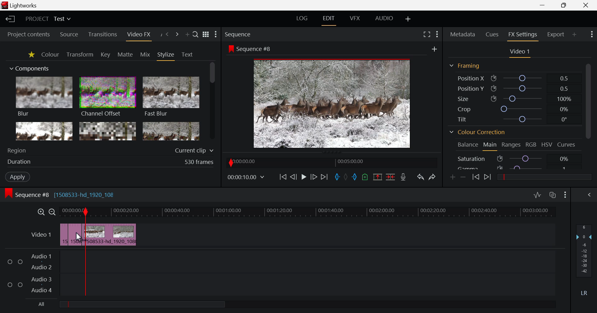 This screenshot has width=597, height=313. I want to click on pause, so click(303, 178).